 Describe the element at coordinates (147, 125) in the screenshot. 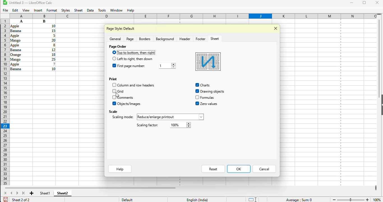

I see `scaling factor: 100%` at that location.